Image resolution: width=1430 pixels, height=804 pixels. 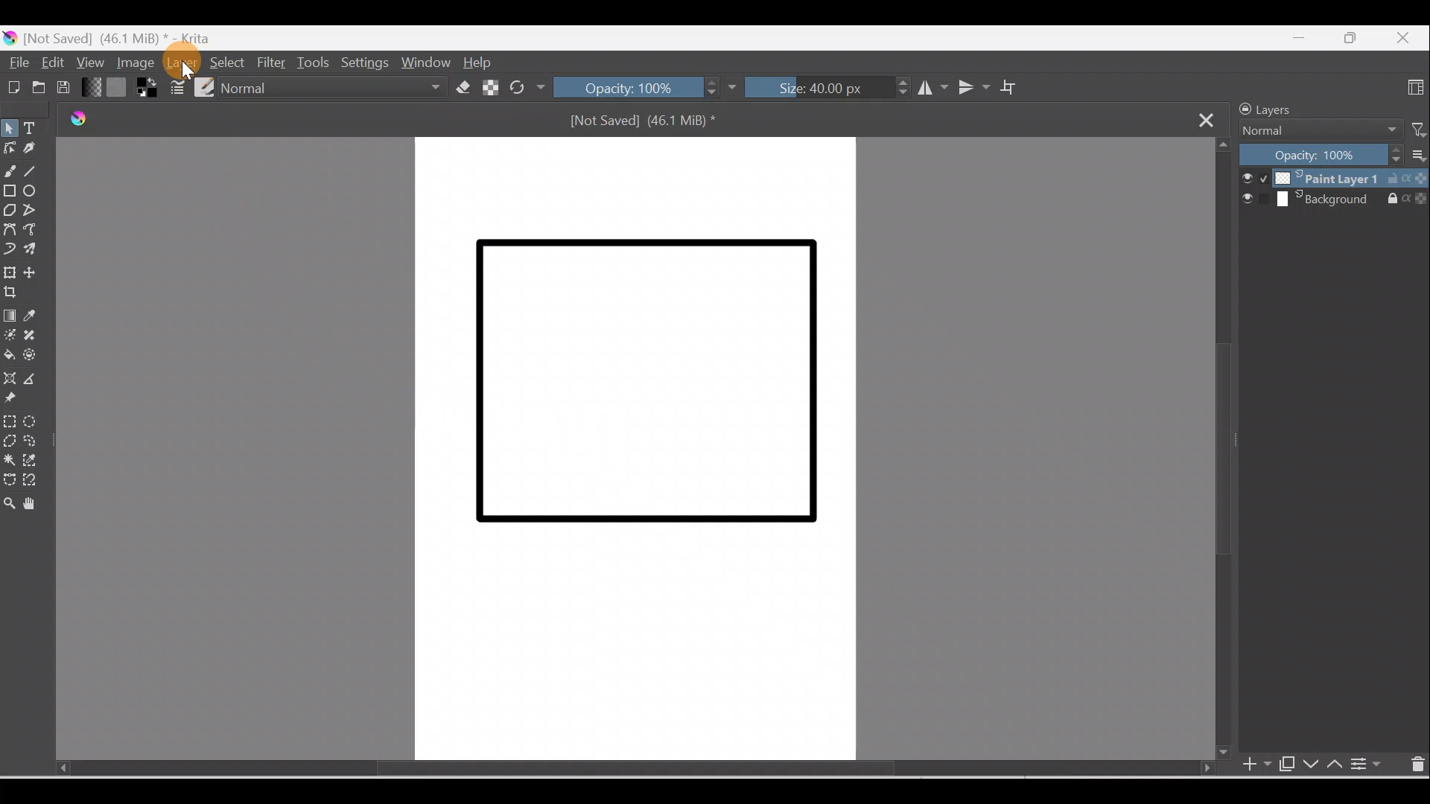 I want to click on Close, so click(x=1405, y=35).